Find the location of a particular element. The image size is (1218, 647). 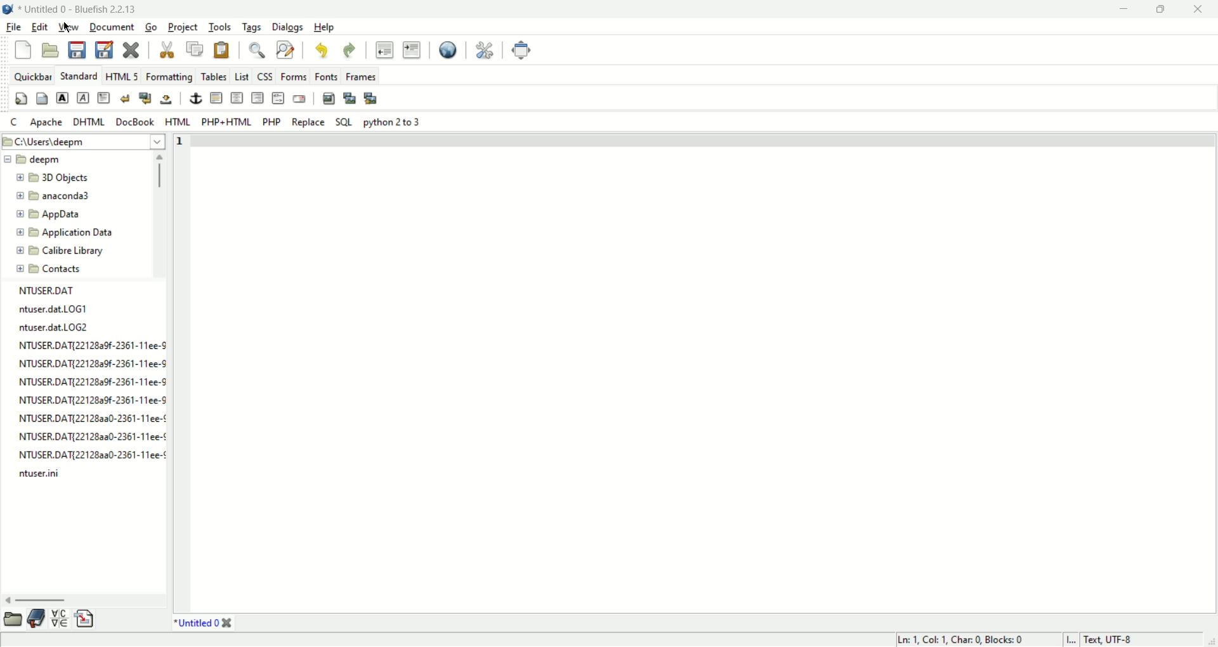

file is located at coordinates (15, 27).